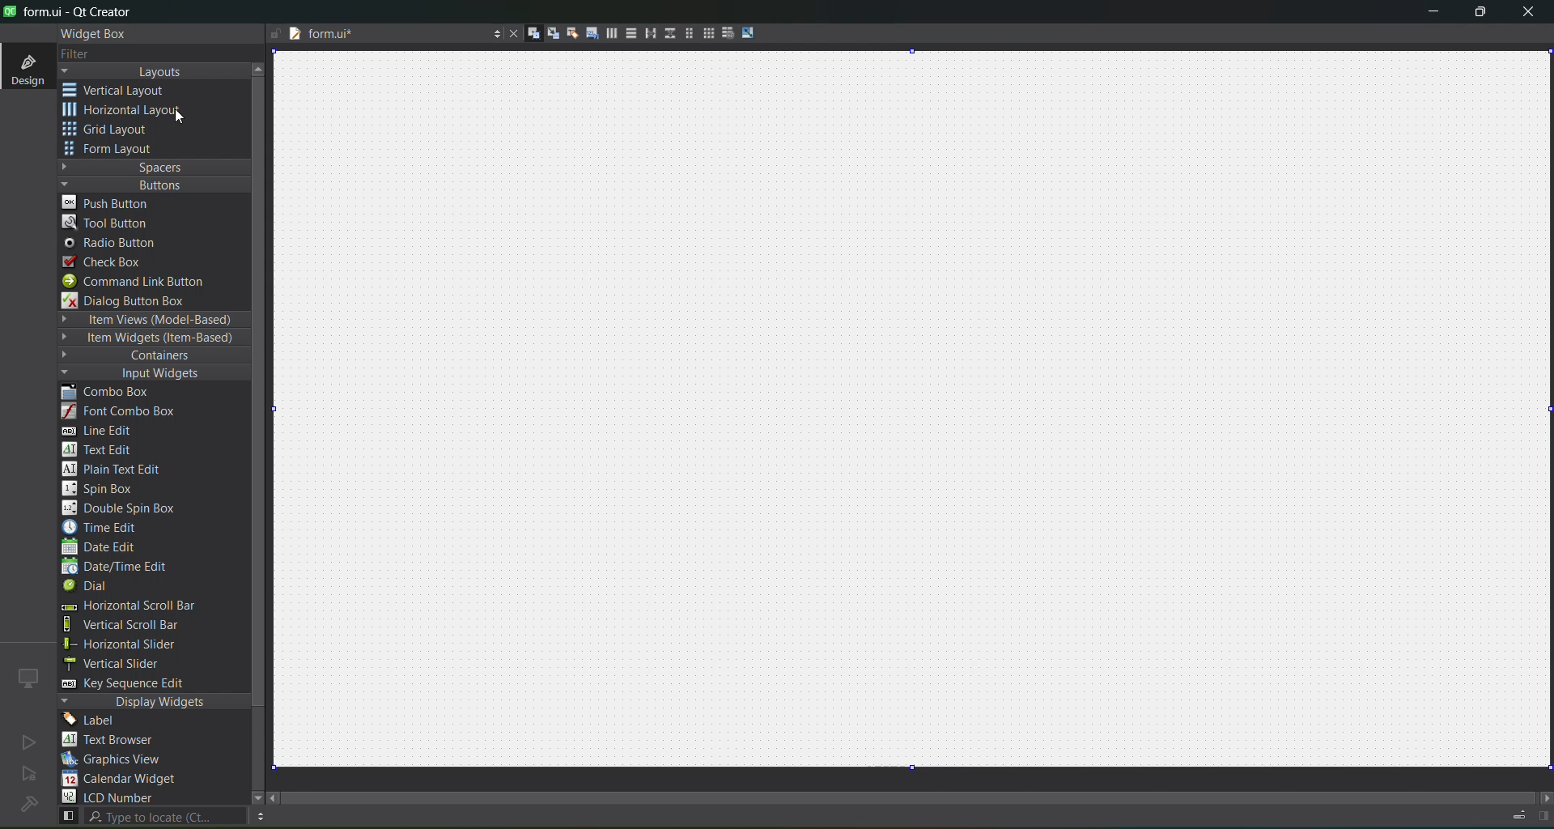 The image size is (1554, 829). Describe the element at coordinates (113, 149) in the screenshot. I see `form` at that location.